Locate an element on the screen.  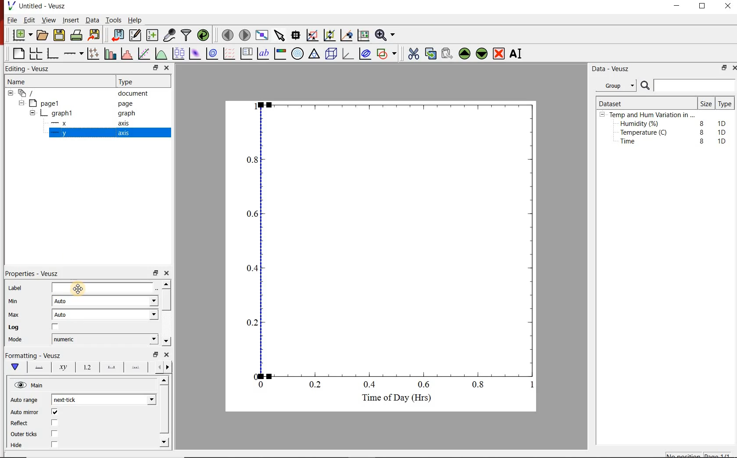
add an axis to a plot is located at coordinates (74, 53).